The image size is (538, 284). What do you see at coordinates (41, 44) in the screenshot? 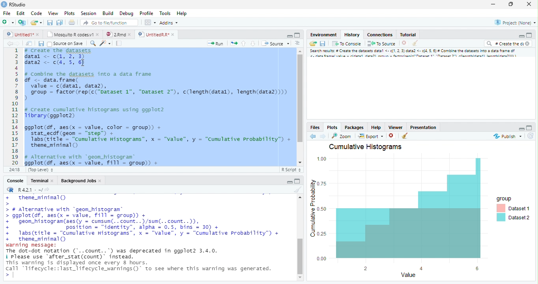
I see `Save` at bounding box center [41, 44].